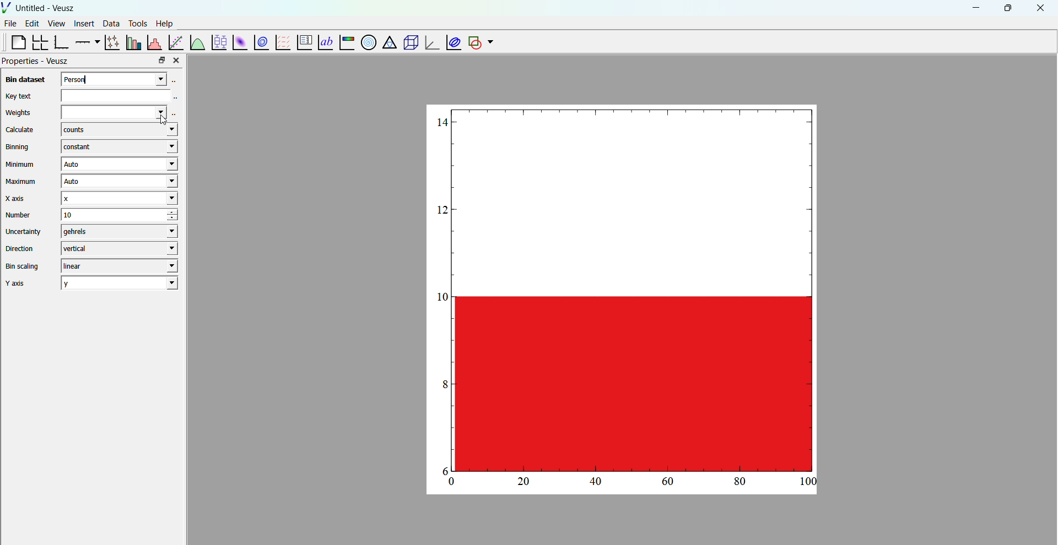  Describe the element at coordinates (18, 198) in the screenshot. I see `X axis` at that location.